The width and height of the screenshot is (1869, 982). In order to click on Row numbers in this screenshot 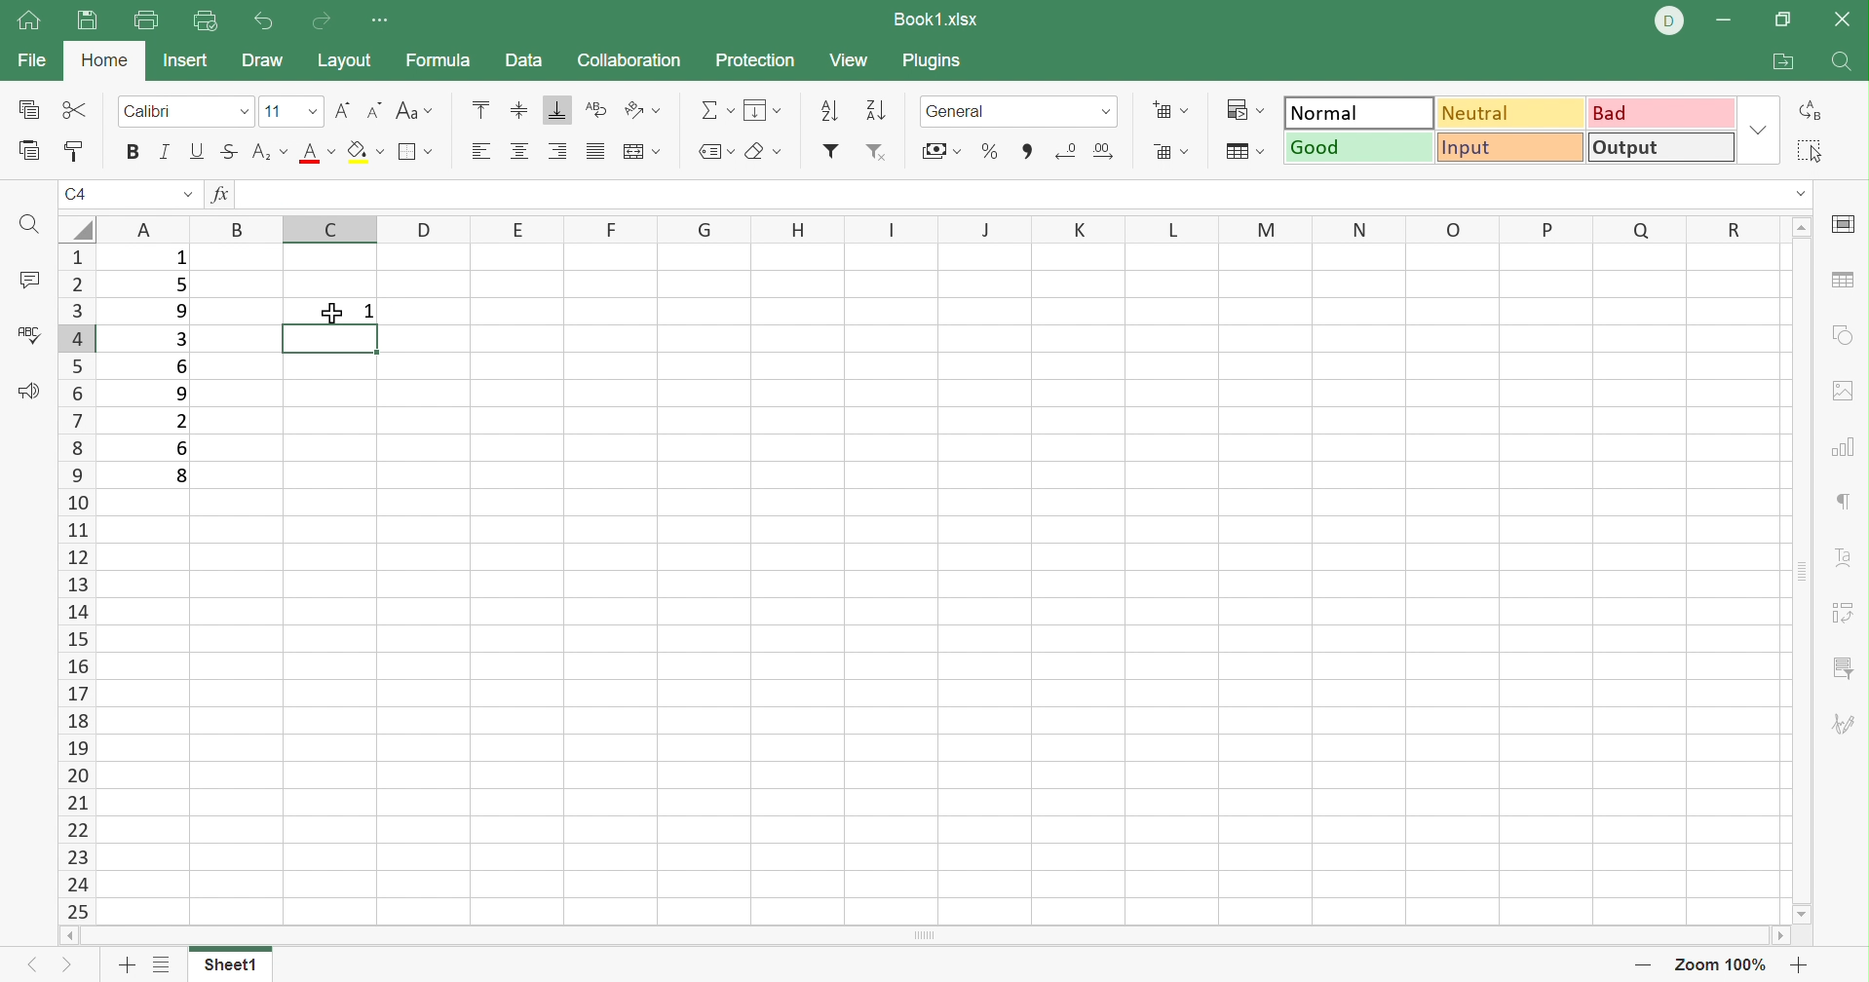, I will do `click(74, 584)`.